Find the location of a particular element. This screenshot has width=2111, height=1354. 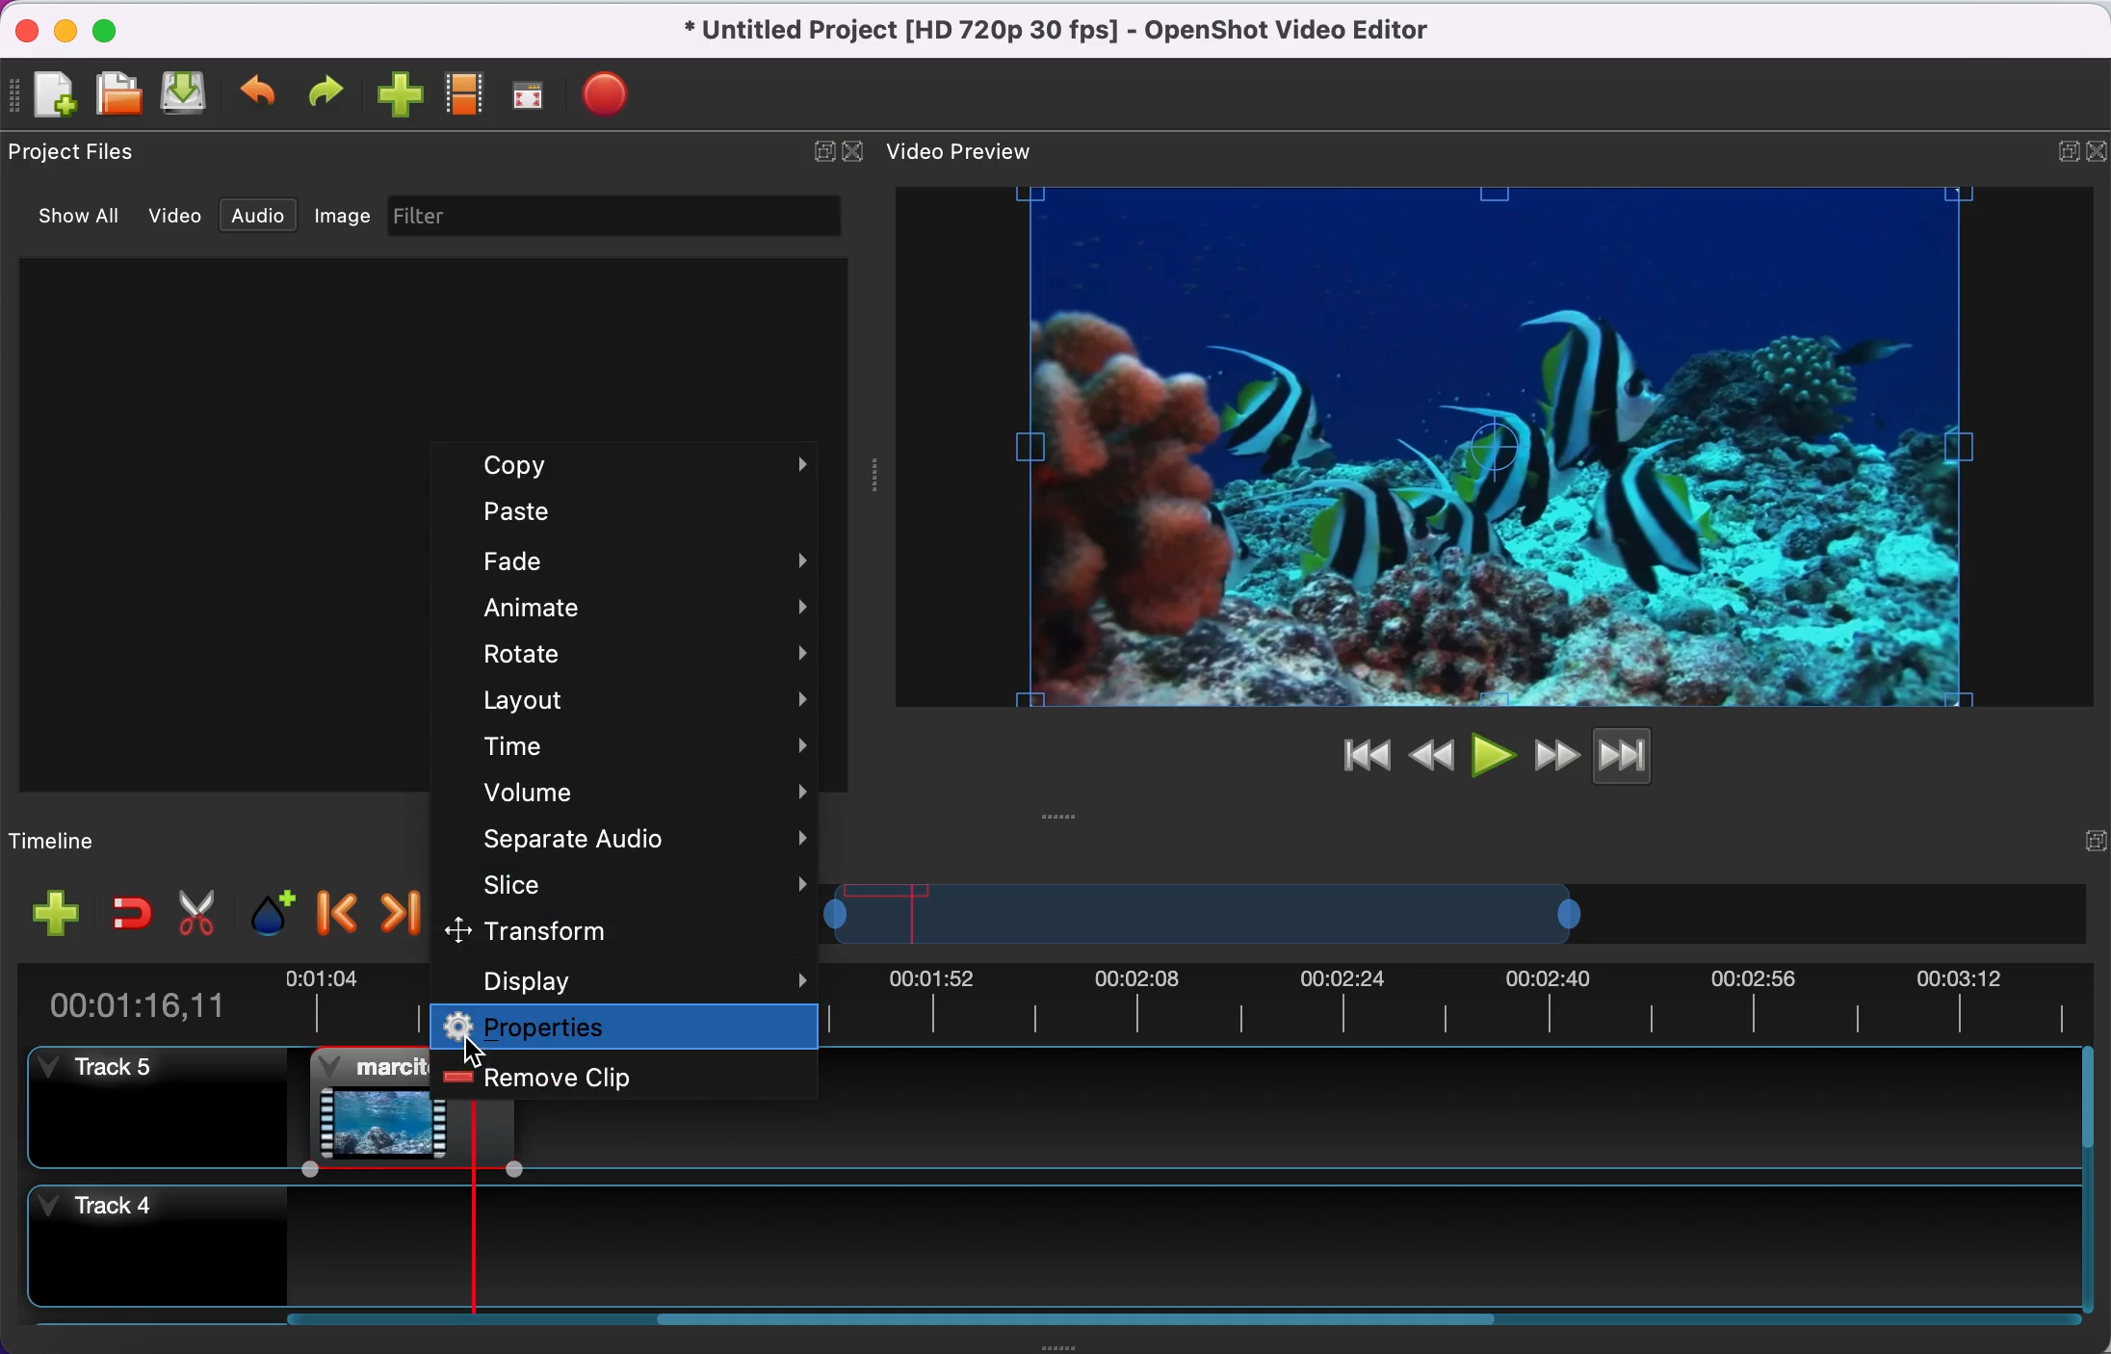

Cursor is located at coordinates (473, 1053).